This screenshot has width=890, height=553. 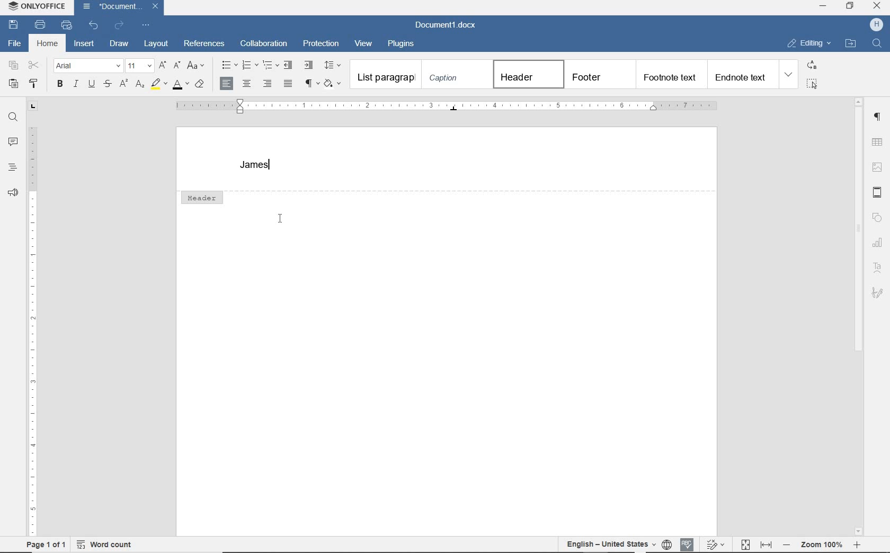 I want to click on reload, so click(x=120, y=24).